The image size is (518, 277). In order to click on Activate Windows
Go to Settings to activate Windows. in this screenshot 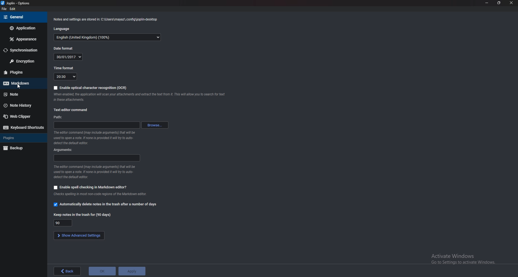, I will do `click(461, 258)`.